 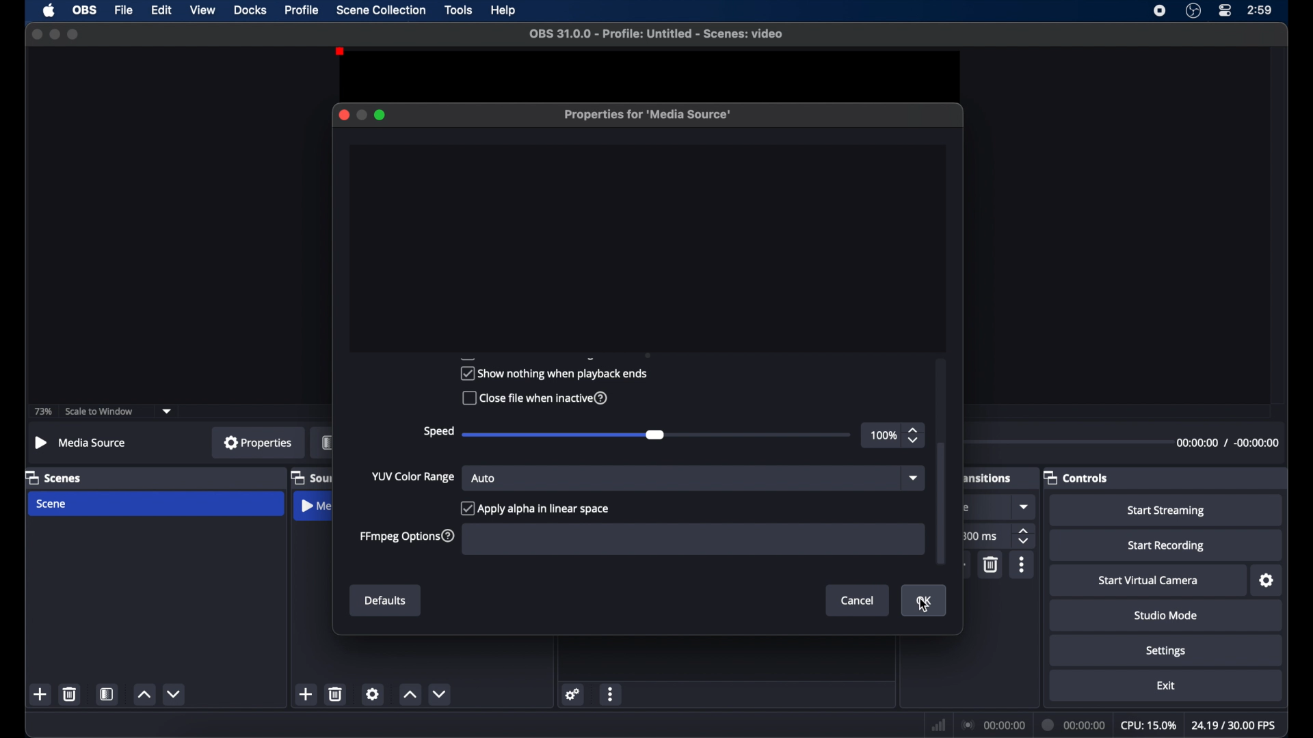 I want to click on obscure text, so click(x=526, y=356).